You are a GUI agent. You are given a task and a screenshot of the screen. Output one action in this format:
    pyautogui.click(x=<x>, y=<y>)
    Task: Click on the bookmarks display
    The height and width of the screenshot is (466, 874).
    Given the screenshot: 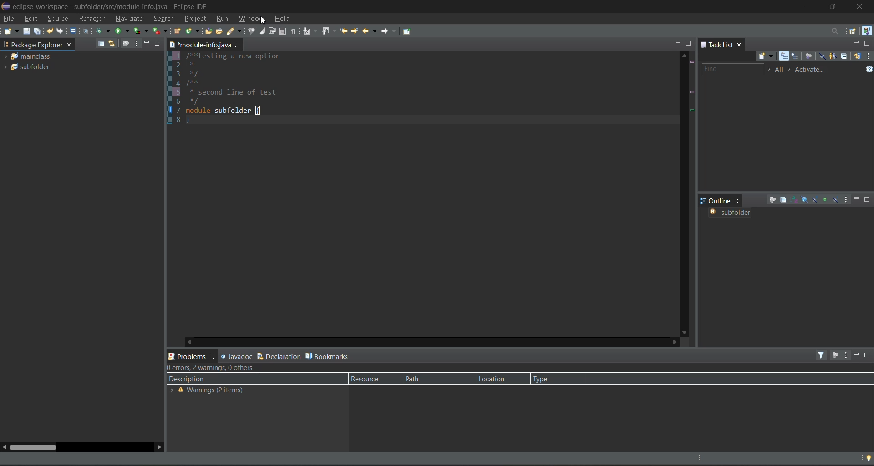 What is the action you would take?
    pyautogui.click(x=161, y=86)
    